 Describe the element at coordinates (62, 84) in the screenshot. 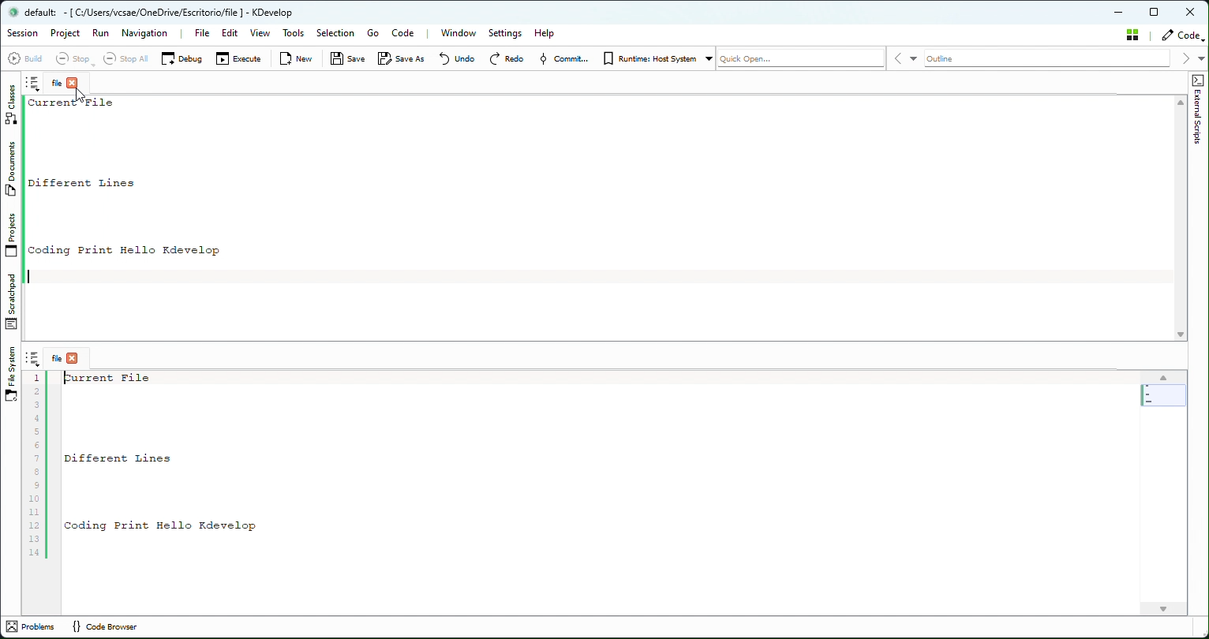

I see `Current File tab` at that location.